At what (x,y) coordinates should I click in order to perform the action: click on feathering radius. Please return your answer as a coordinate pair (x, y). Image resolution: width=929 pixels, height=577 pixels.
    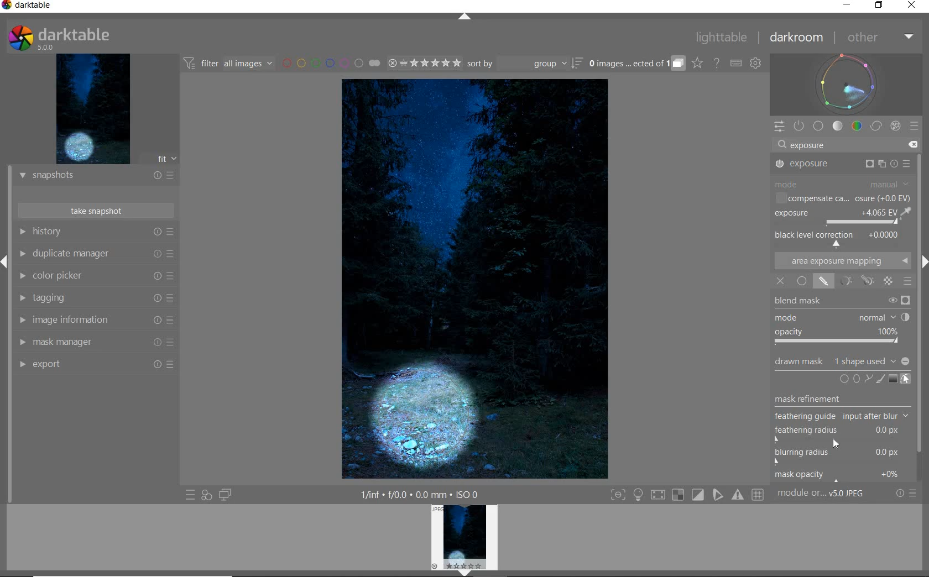
    Looking at the image, I should click on (841, 434).